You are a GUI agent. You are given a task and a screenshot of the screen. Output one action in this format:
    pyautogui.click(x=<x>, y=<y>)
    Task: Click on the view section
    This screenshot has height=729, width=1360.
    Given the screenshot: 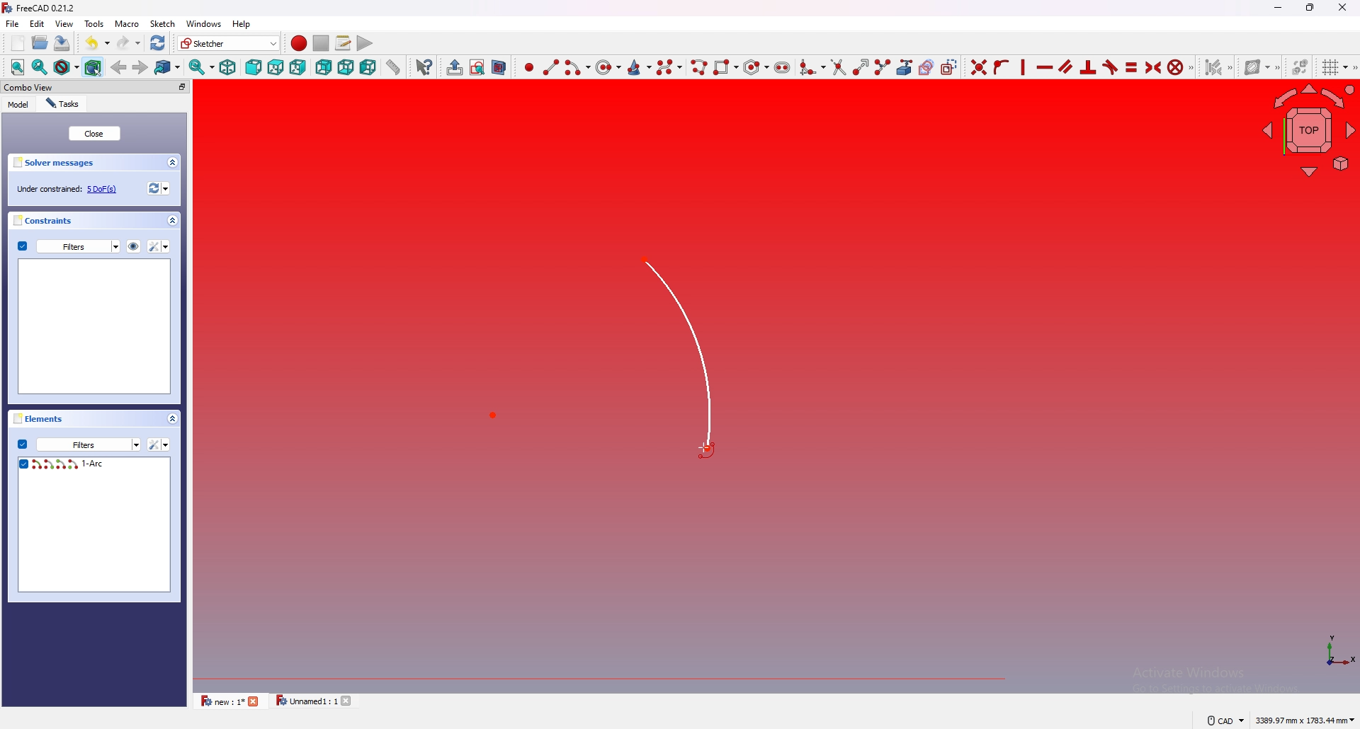 What is the action you would take?
    pyautogui.click(x=501, y=65)
    